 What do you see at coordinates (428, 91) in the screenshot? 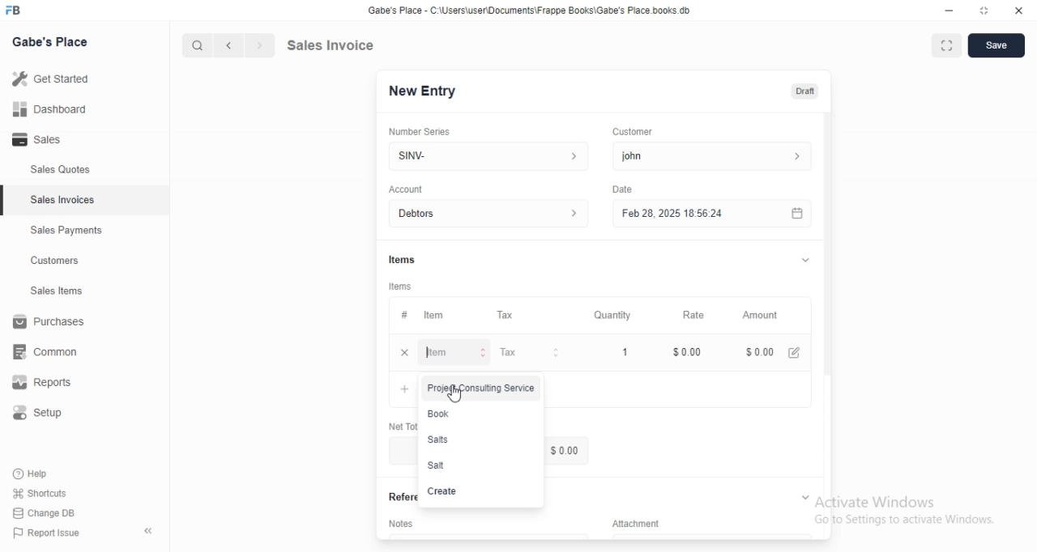
I see `New Entry` at bounding box center [428, 91].